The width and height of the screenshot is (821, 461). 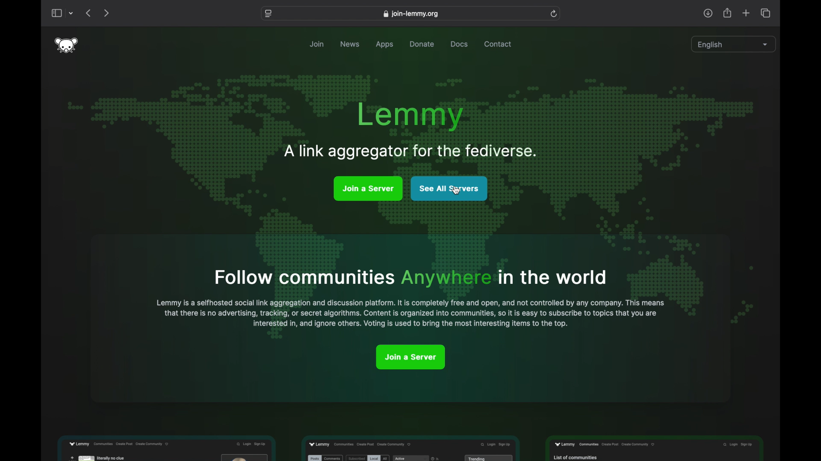 I want to click on donate, so click(x=421, y=44).